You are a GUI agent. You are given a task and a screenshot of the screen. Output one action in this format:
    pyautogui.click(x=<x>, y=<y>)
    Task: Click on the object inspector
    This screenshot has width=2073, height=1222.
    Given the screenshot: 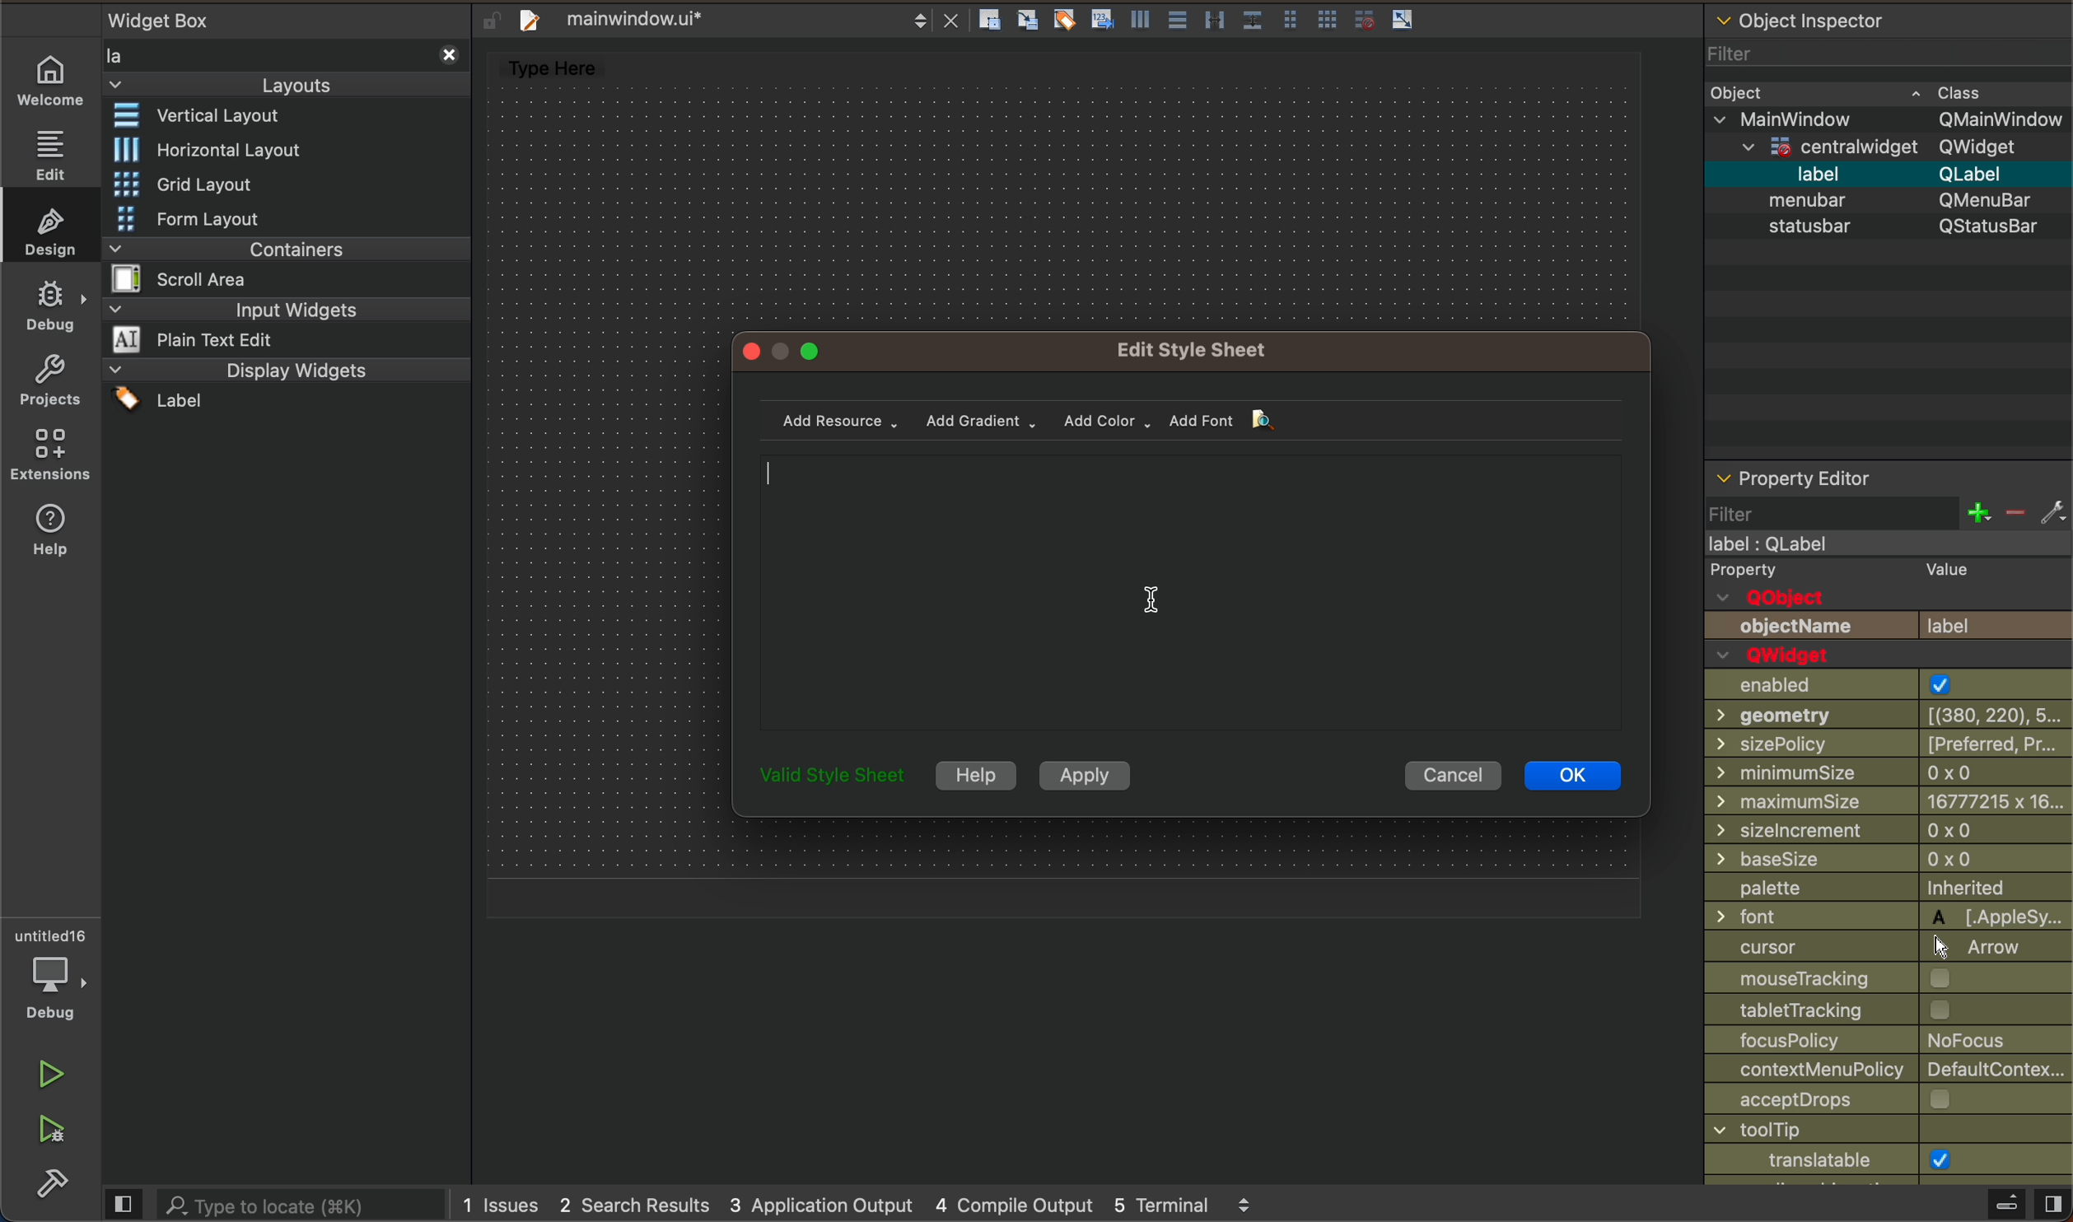 What is the action you would take?
    pyautogui.click(x=1884, y=18)
    